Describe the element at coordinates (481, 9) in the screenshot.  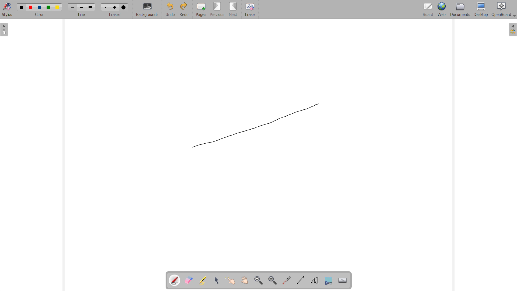
I see `desktop` at that location.